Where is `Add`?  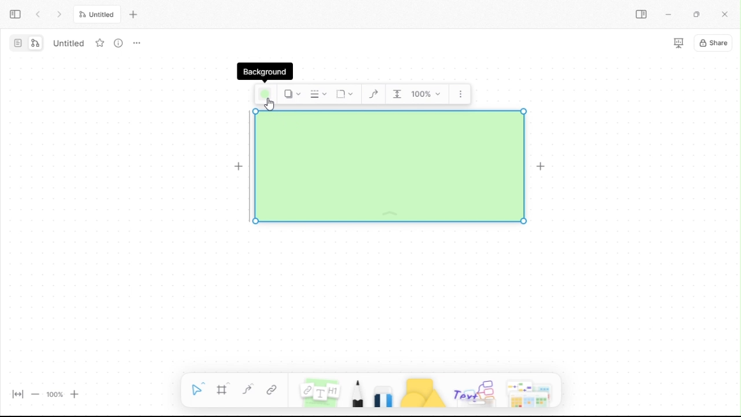
Add is located at coordinates (544, 167).